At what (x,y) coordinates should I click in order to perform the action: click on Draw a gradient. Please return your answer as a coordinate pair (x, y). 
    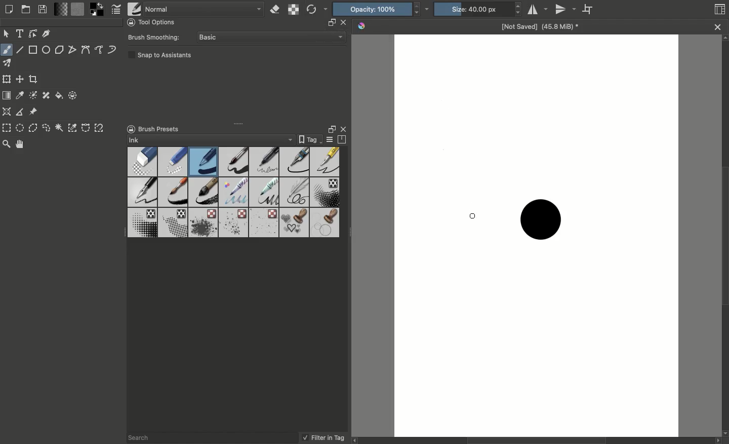
    Looking at the image, I should click on (7, 95).